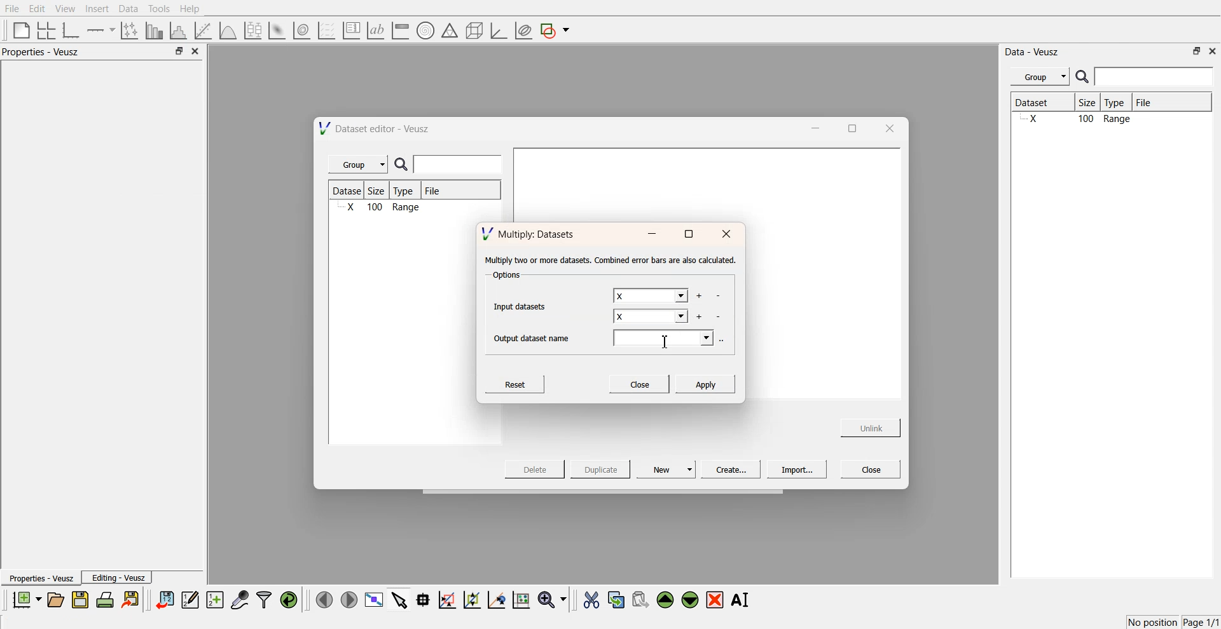  What do you see at coordinates (1202, 623) in the screenshot?
I see `Page 1/1` at bounding box center [1202, 623].